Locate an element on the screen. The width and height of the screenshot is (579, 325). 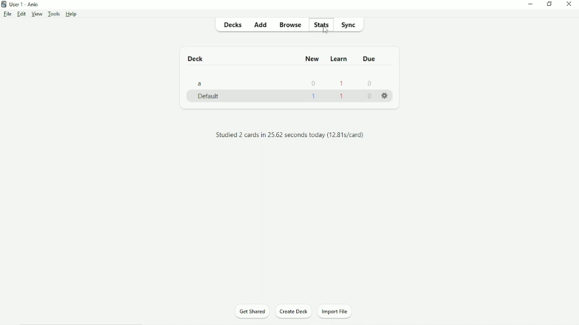
0 is located at coordinates (369, 97).